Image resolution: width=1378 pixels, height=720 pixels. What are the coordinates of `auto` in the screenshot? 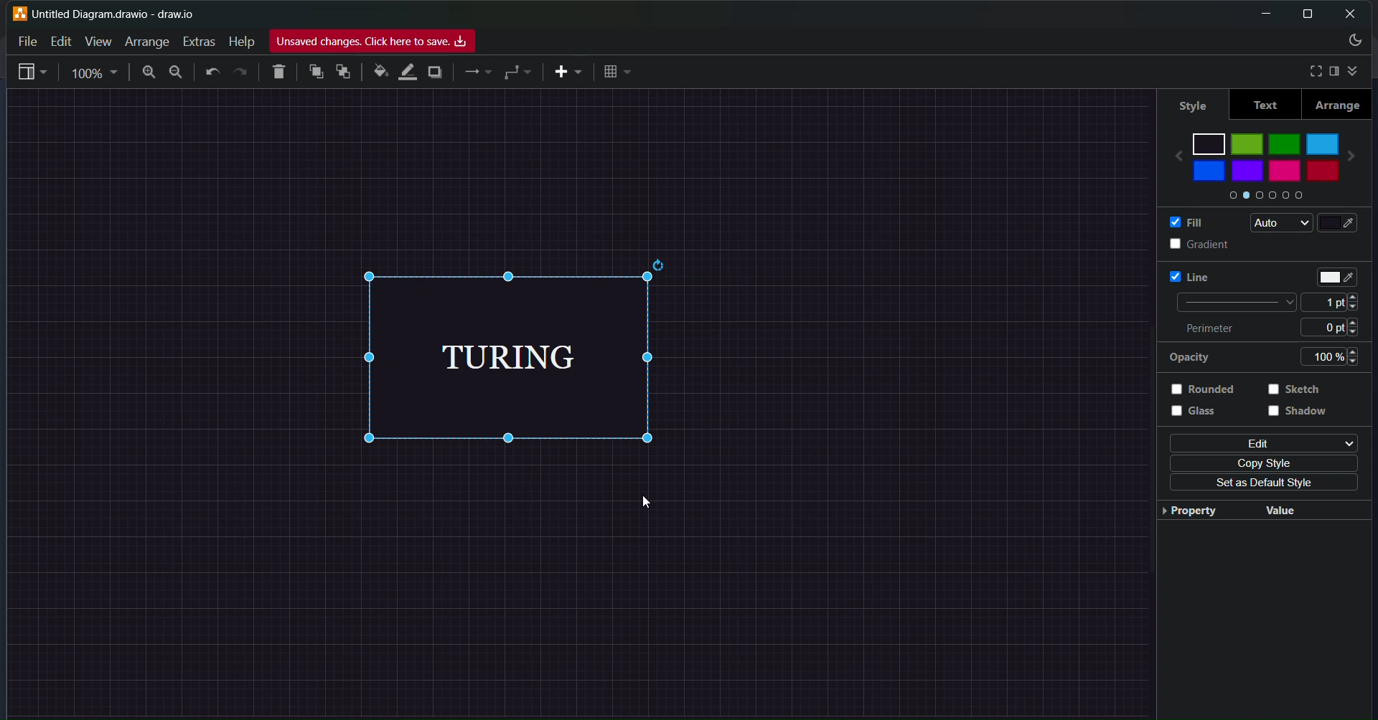 It's located at (1277, 223).